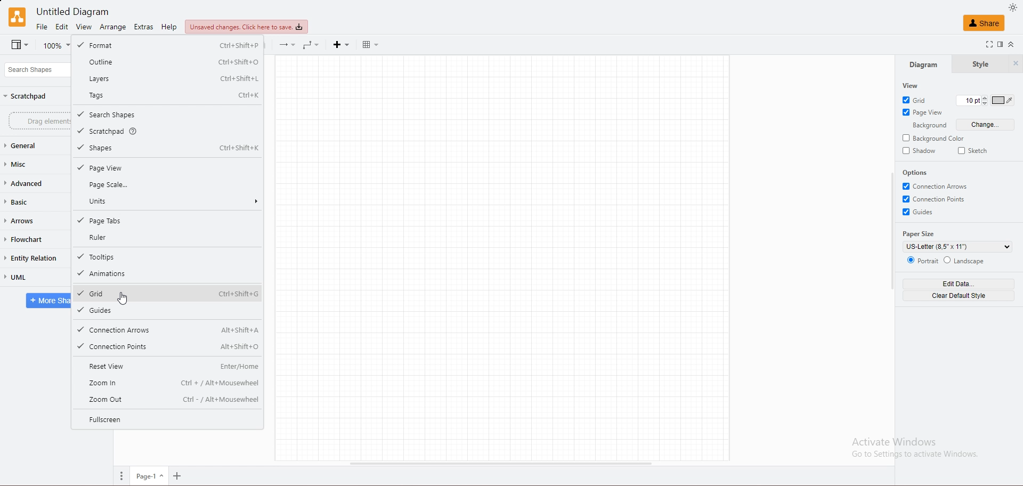 This screenshot has width=1023, height=486. I want to click on page scale, so click(165, 184).